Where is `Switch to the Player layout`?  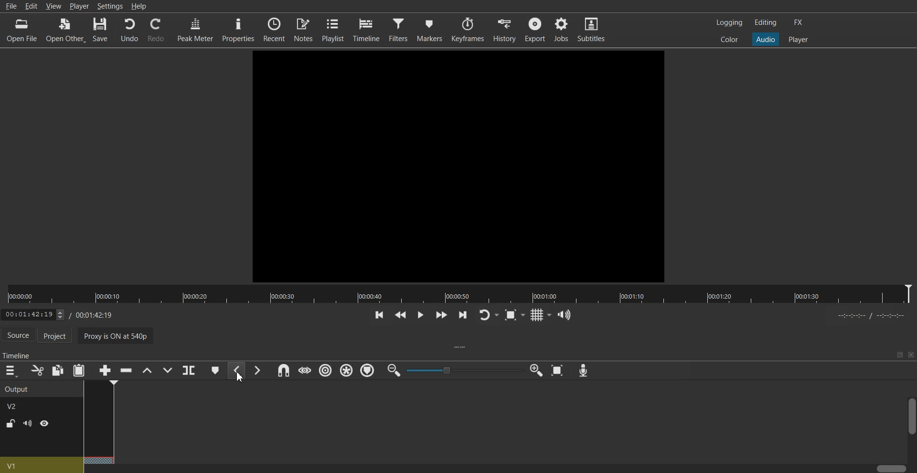
Switch to the Player layout is located at coordinates (799, 39).